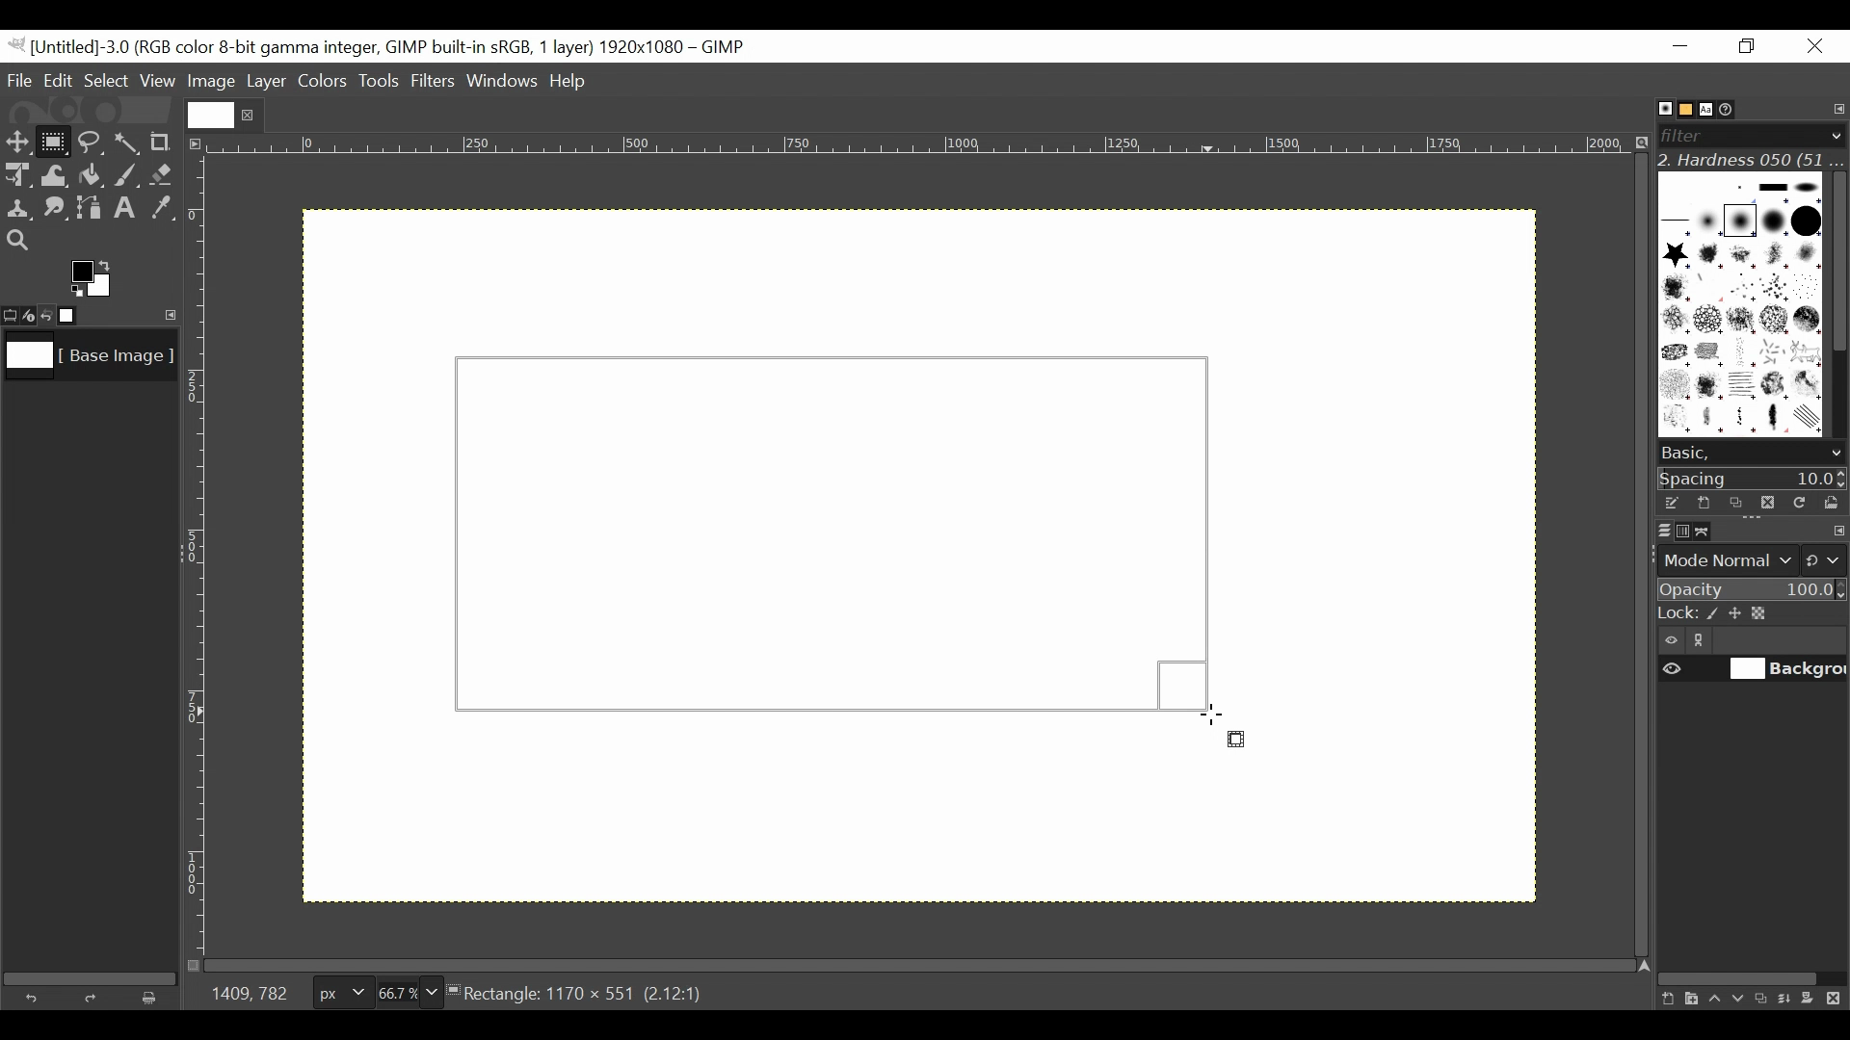 This screenshot has width=1850, height=1040. I want to click on View, so click(158, 81).